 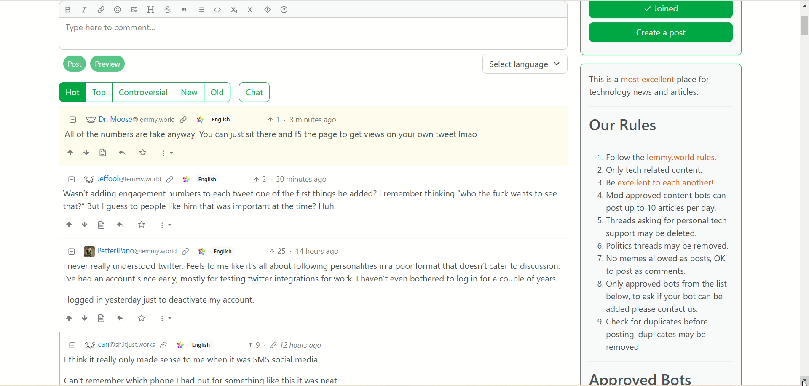 What do you see at coordinates (207, 179) in the screenshot?
I see `English` at bounding box center [207, 179].